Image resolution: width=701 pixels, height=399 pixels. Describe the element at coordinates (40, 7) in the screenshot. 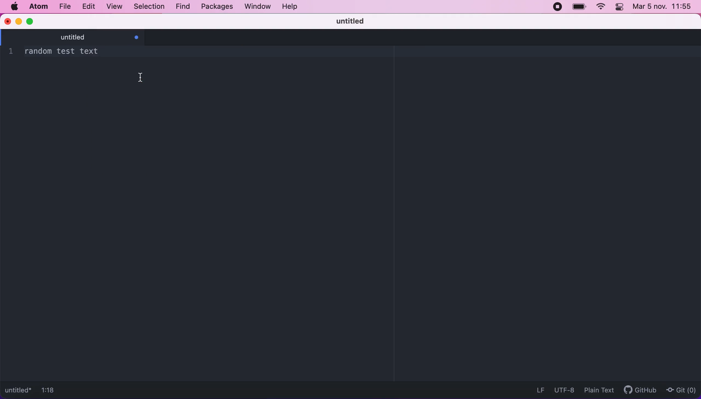

I see `atom` at that location.